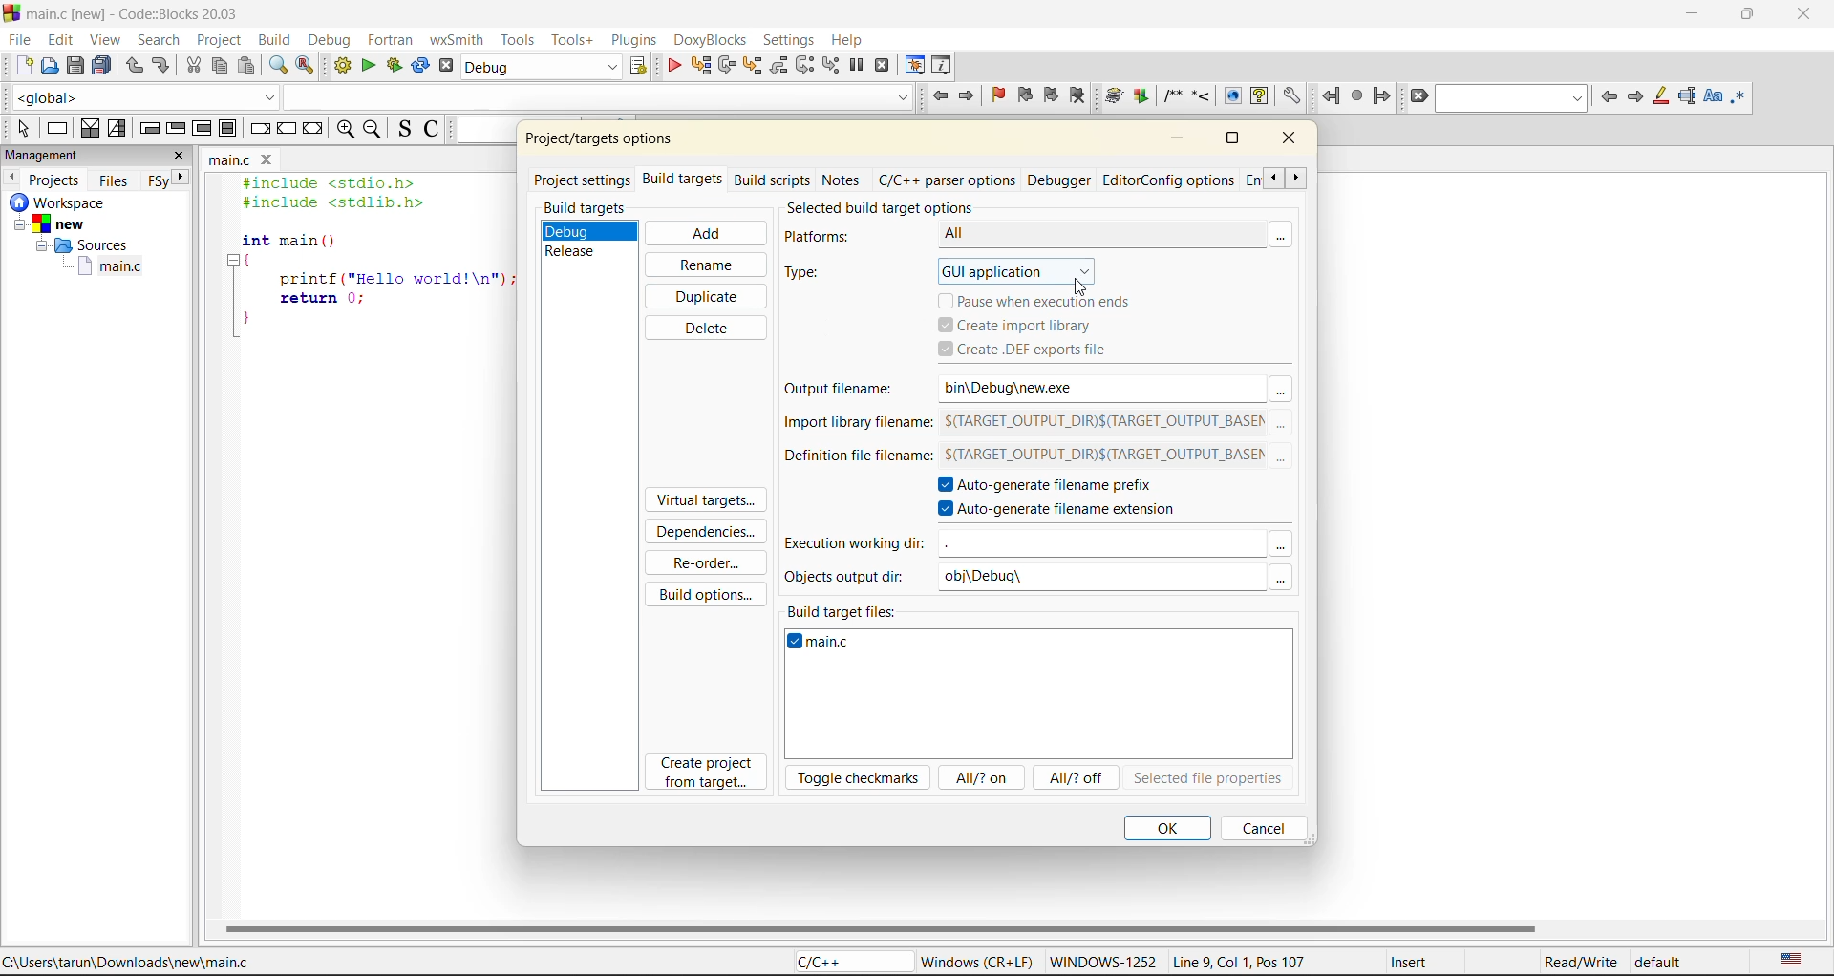  I want to click on rename, so click(703, 265).